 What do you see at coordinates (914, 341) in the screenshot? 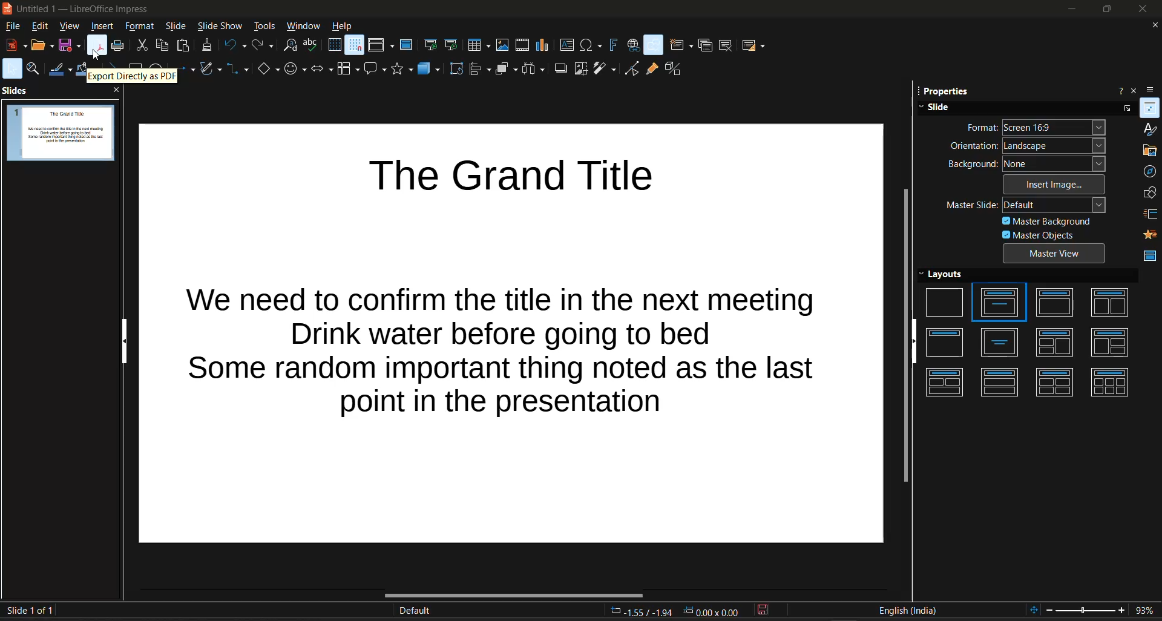
I see `hide` at bounding box center [914, 341].